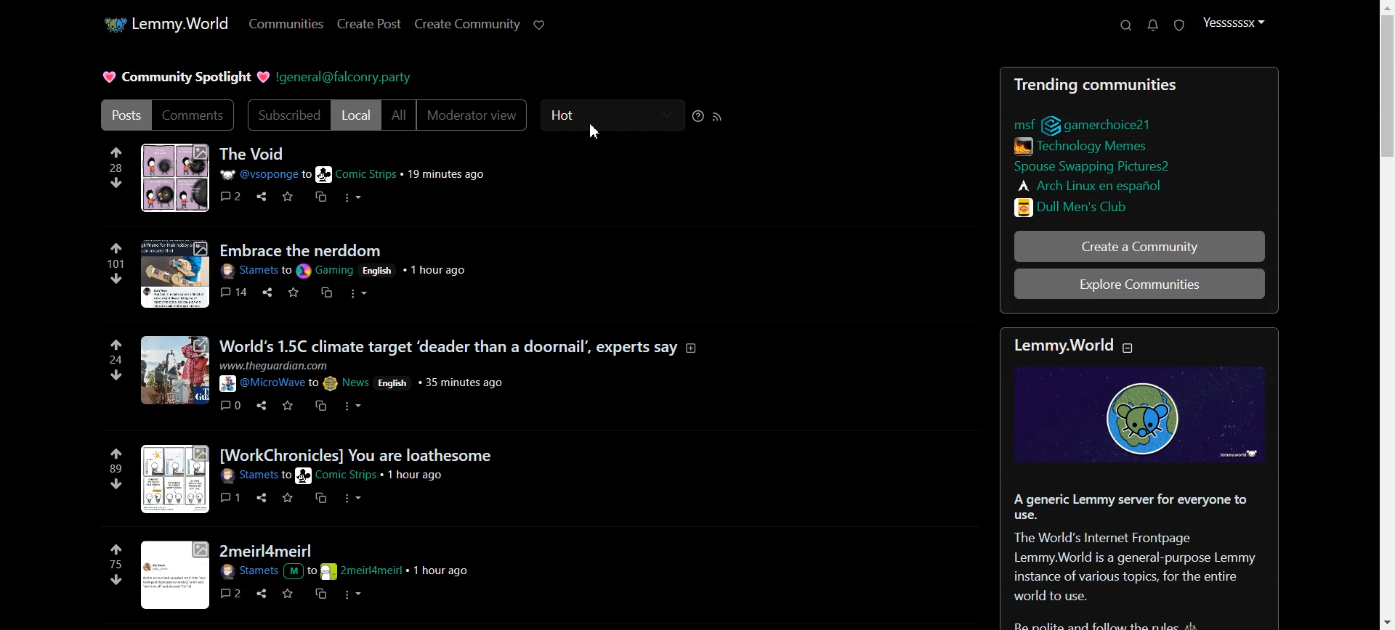 The width and height of the screenshot is (1395, 630). I want to click on image, so click(174, 479).